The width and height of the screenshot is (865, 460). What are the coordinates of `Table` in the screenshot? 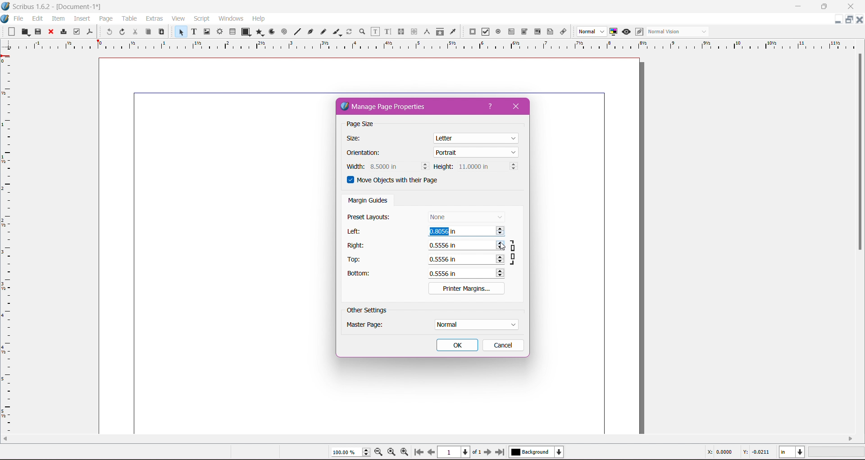 It's located at (129, 18).